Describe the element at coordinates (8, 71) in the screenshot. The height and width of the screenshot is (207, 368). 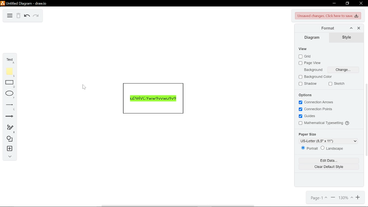
I see `note` at that location.